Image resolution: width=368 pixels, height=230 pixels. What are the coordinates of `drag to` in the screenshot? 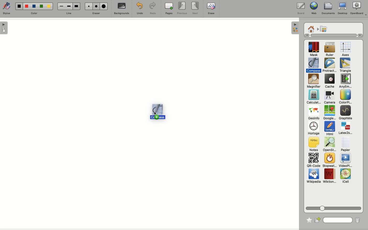 It's located at (156, 113).